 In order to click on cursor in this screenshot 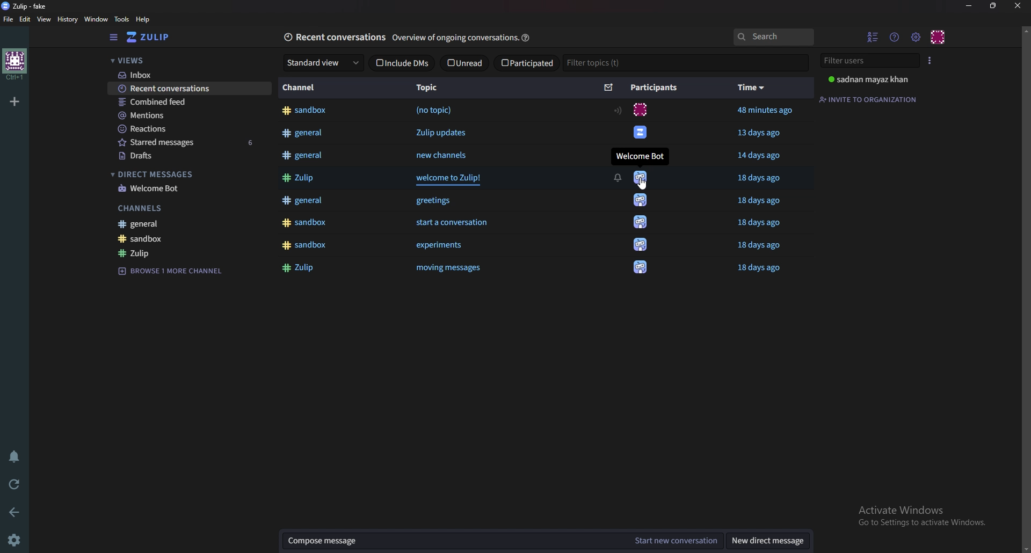, I will do `click(643, 183)`.